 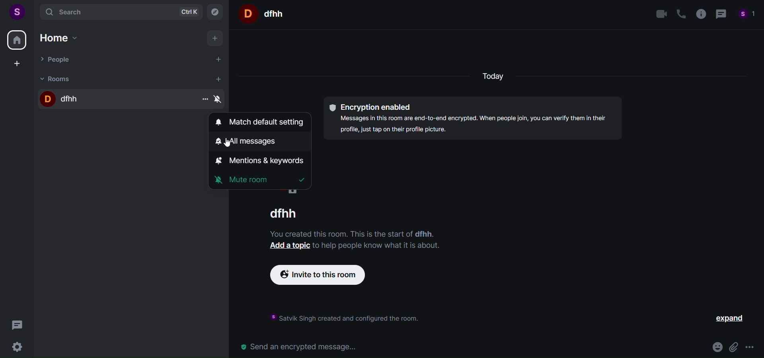 What do you see at coordinates (16, 41) in the screenshot?
I see `home` at bounding box center [16, 41].